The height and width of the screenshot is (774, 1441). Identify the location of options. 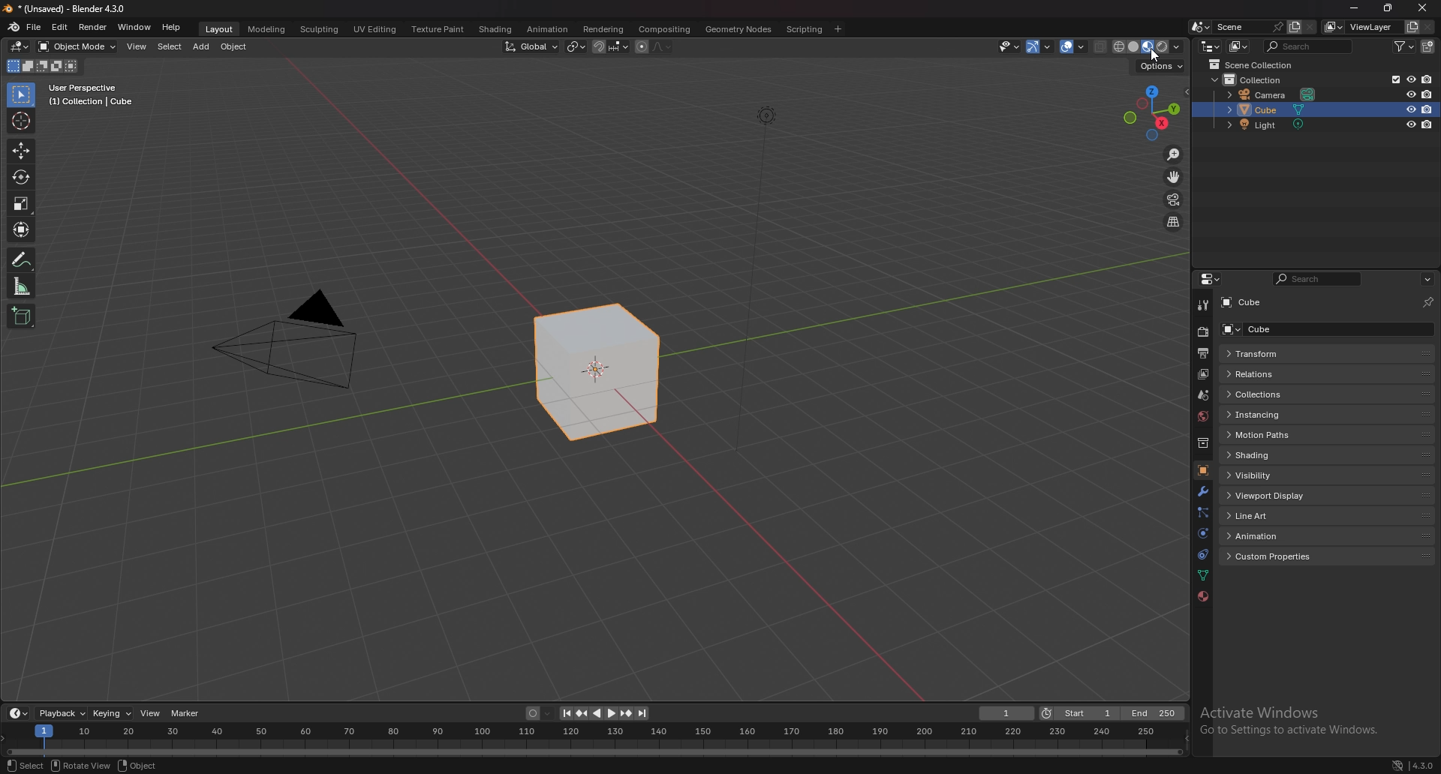
(1427, 279).